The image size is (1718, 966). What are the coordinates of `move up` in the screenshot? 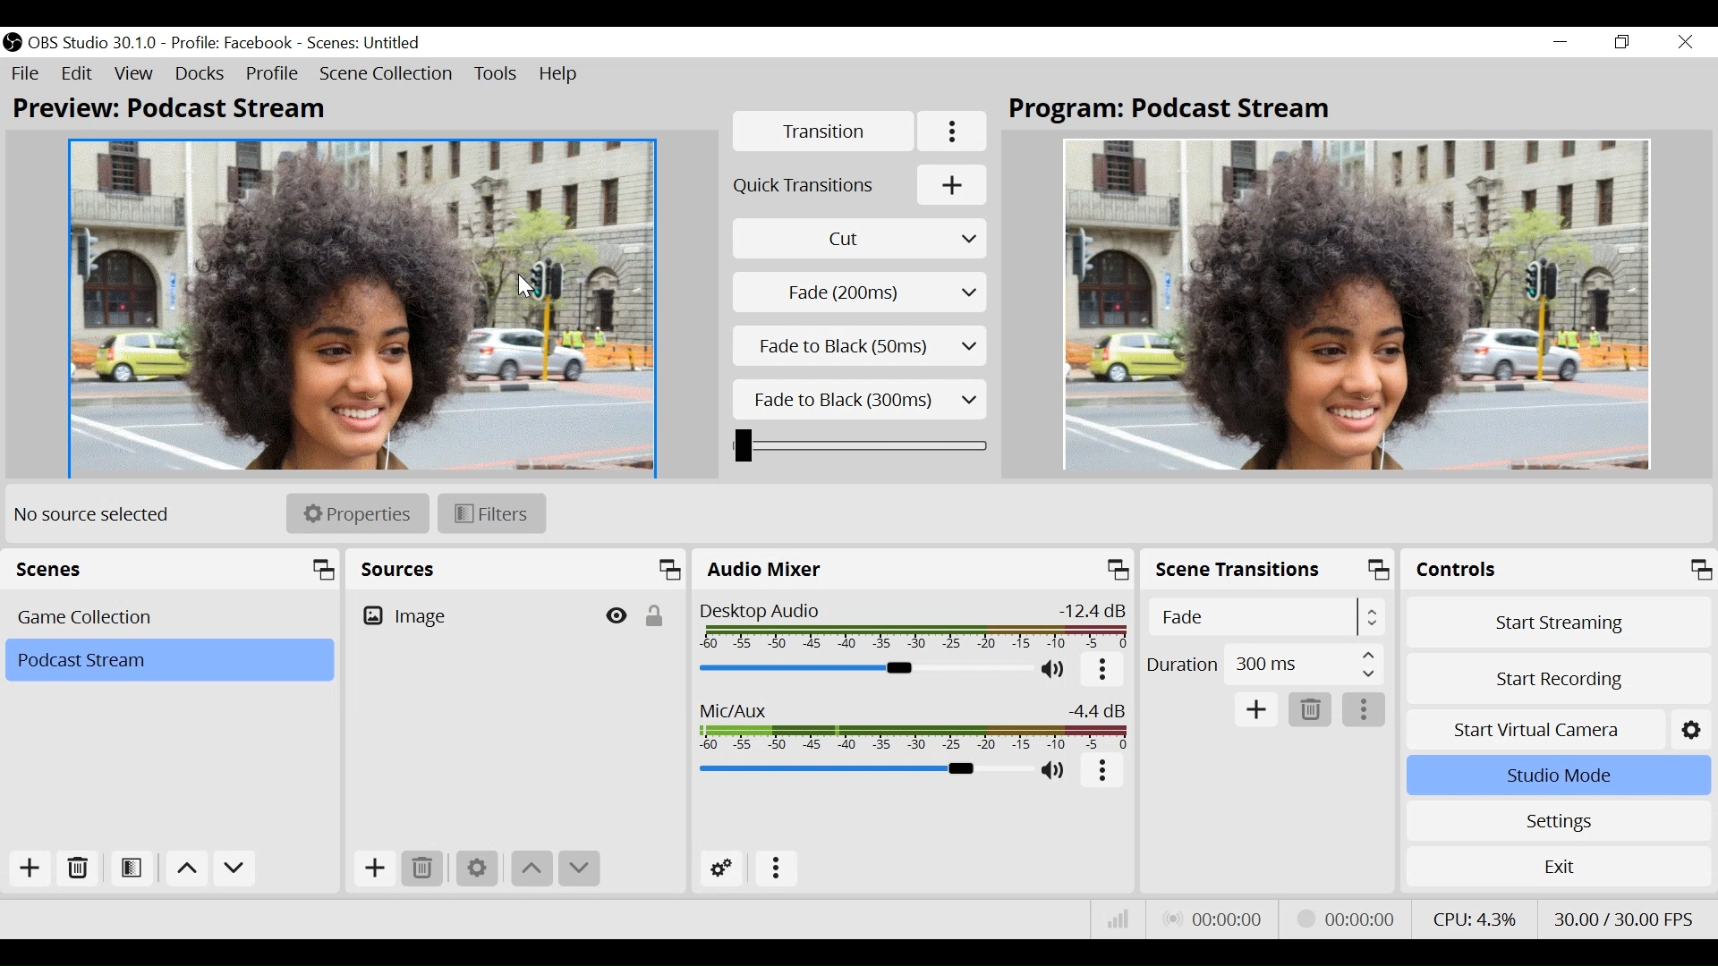 It's located at (186, 869).